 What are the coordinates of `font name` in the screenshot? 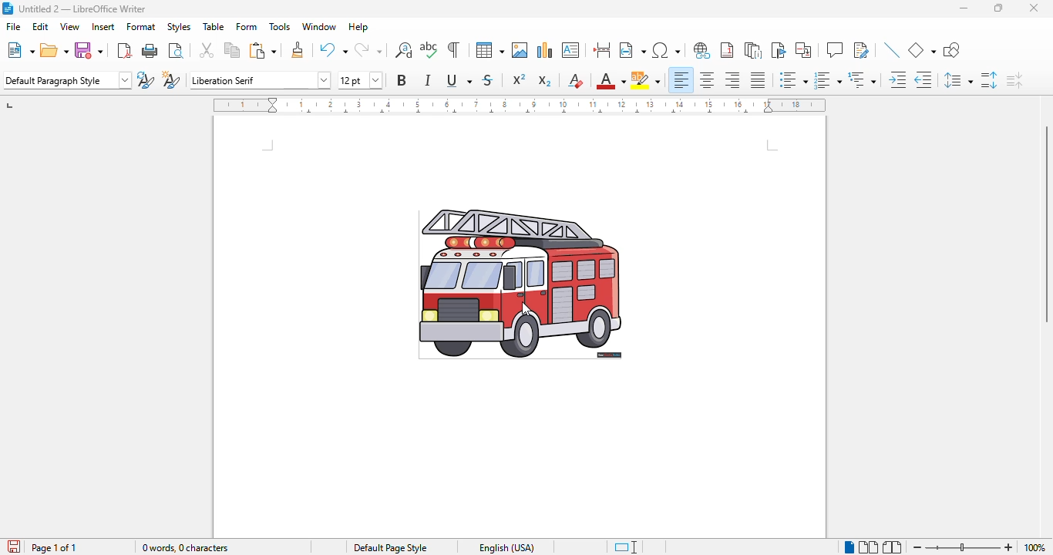 It's located at (259, 80).